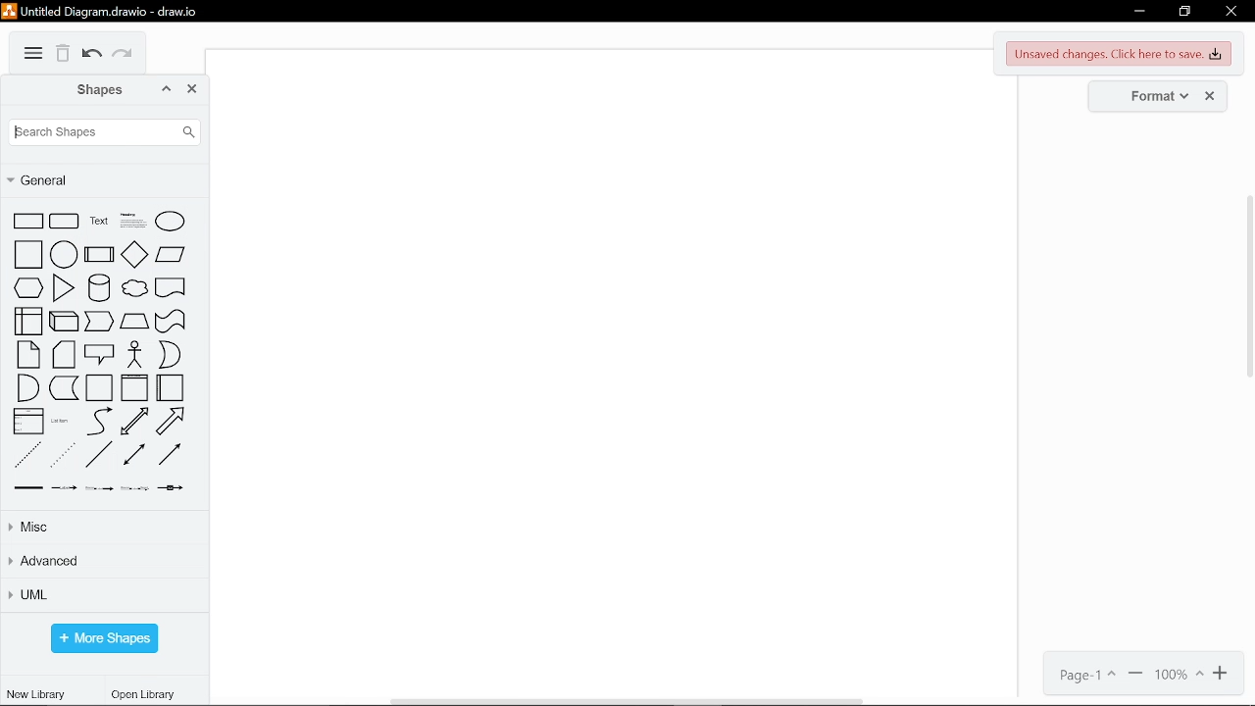 This screenshot has width=1255, height=706. I want to click on minimize, so click(1139, 12).